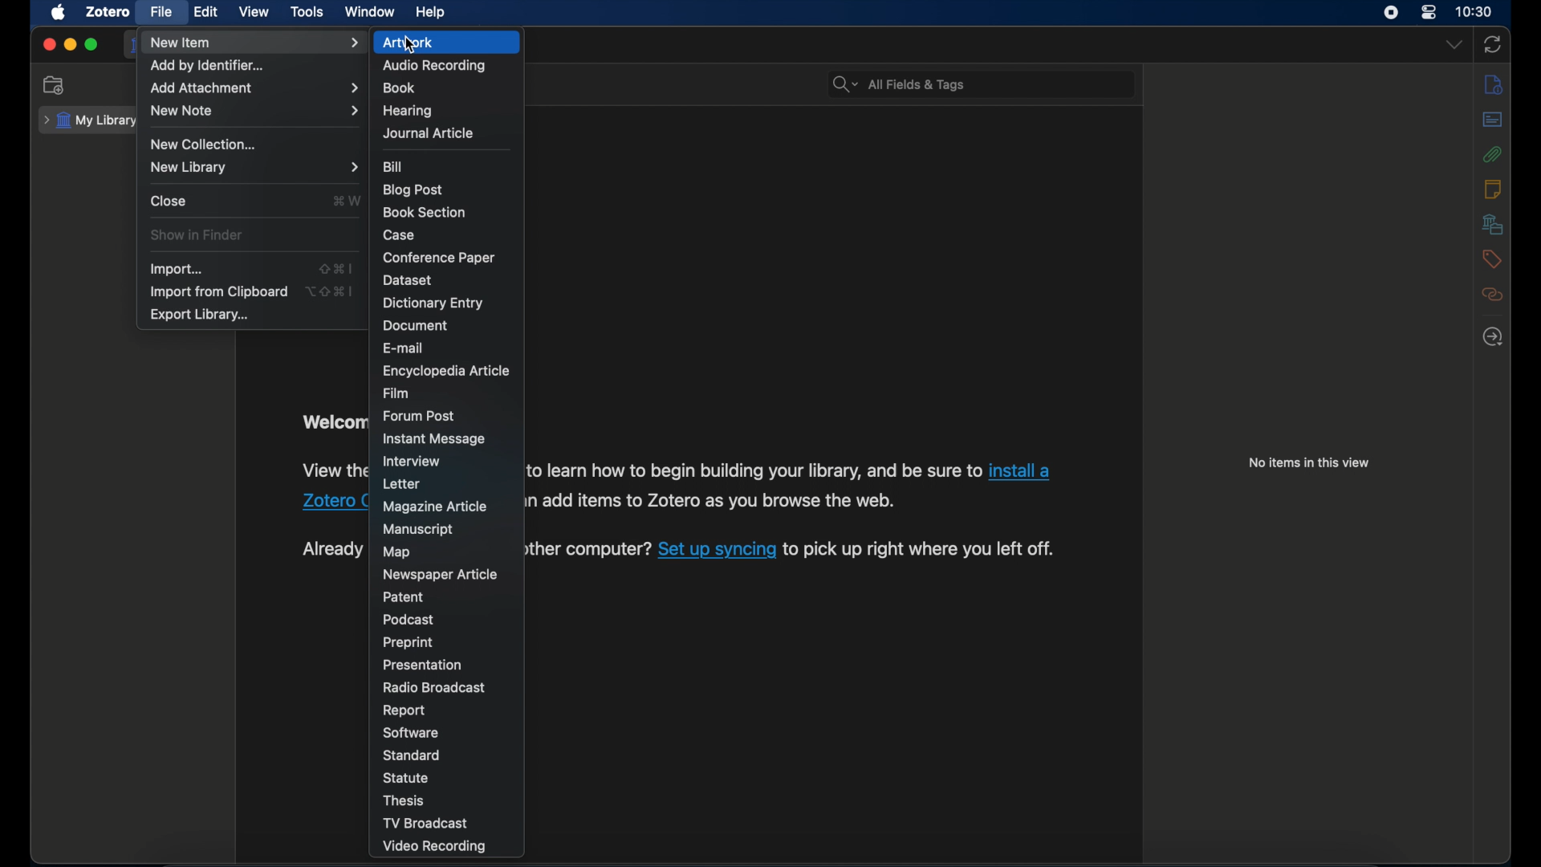  Describe the element at coordinates (590, 555) in the screenshot. I see `text` at that location.